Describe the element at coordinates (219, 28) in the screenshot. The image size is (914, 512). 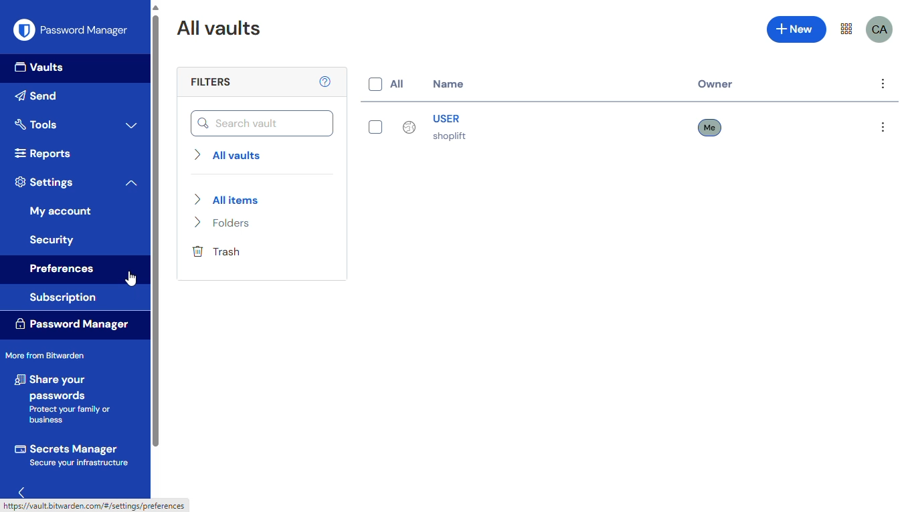
I see `All vaults` at that location.